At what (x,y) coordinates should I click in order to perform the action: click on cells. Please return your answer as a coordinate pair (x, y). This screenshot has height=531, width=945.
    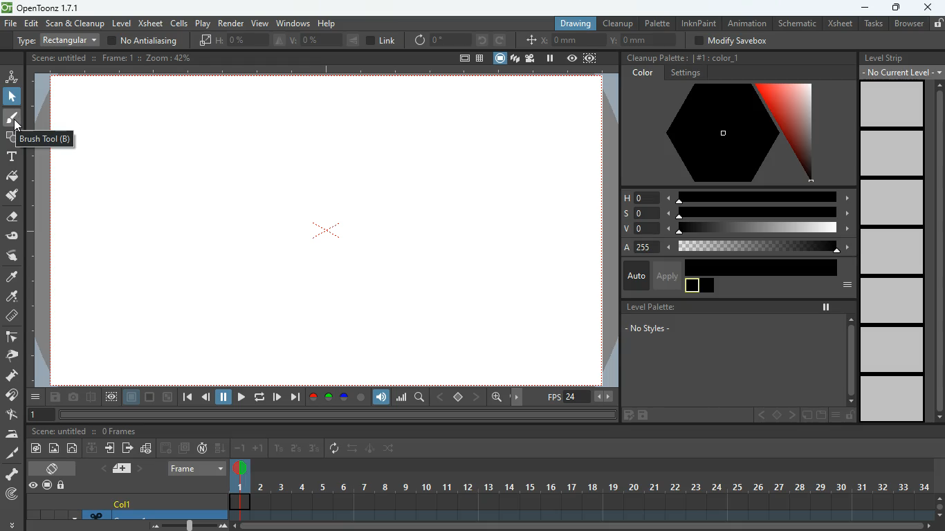
    Looking at the image, I should click on (180, 23).